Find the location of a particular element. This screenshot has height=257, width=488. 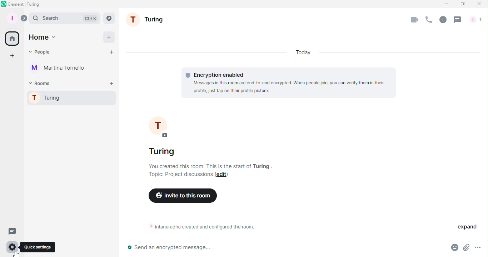

Search bar is located at coordinates (65, 19).